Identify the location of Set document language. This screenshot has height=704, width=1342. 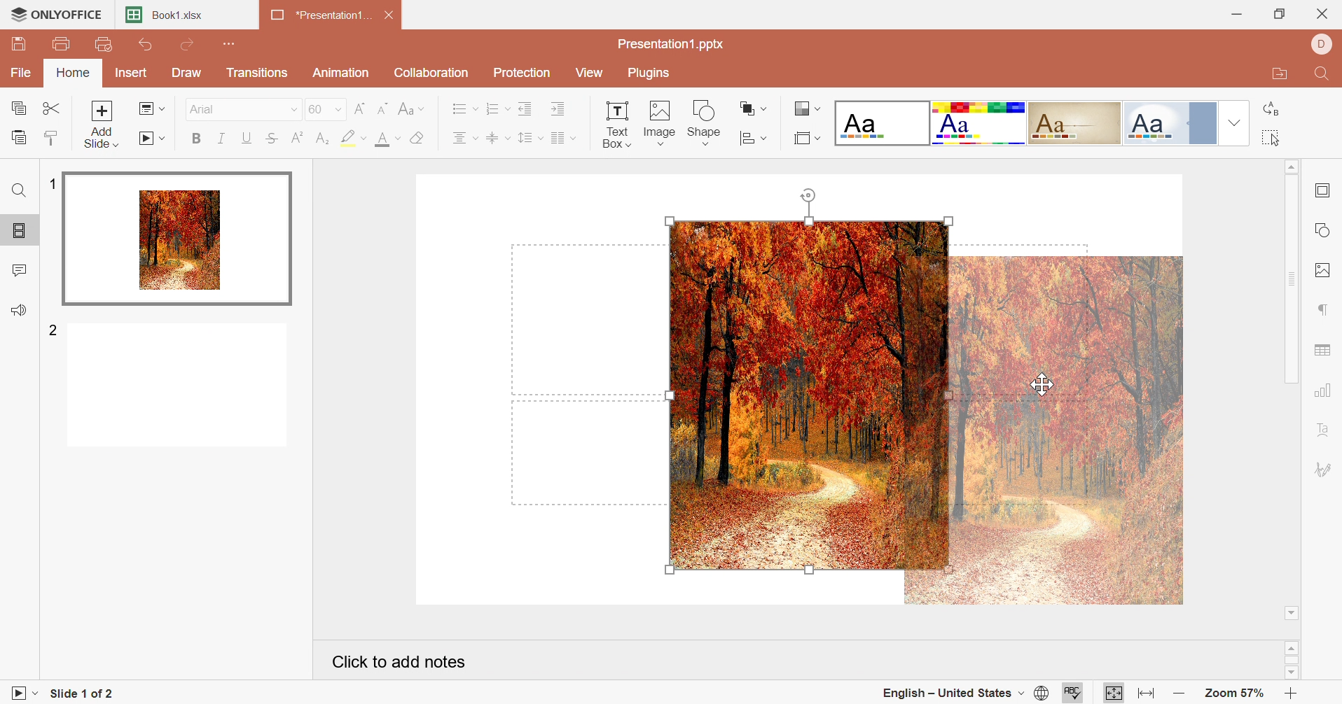
(1041, 695).